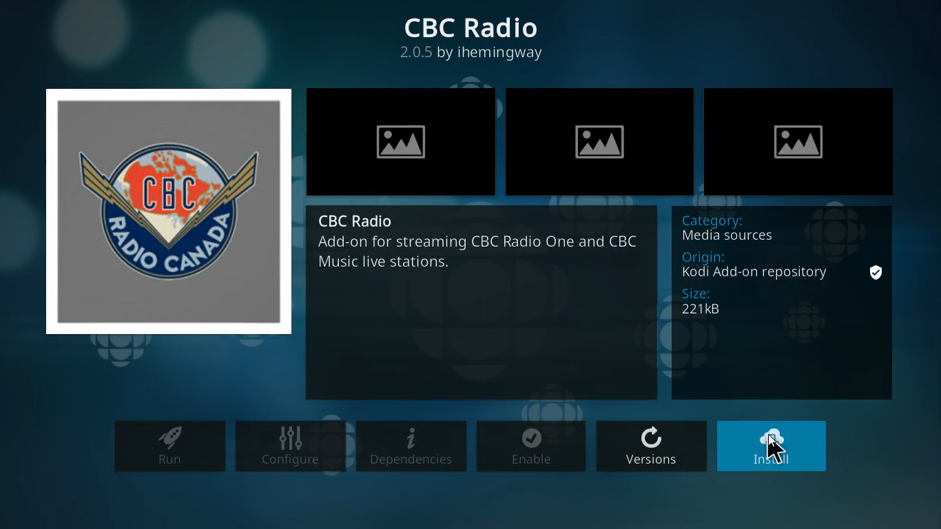 The image size is (941, 529). Describe the element at coordinates (775, 446) in the screenshot. I see `install` at that location.